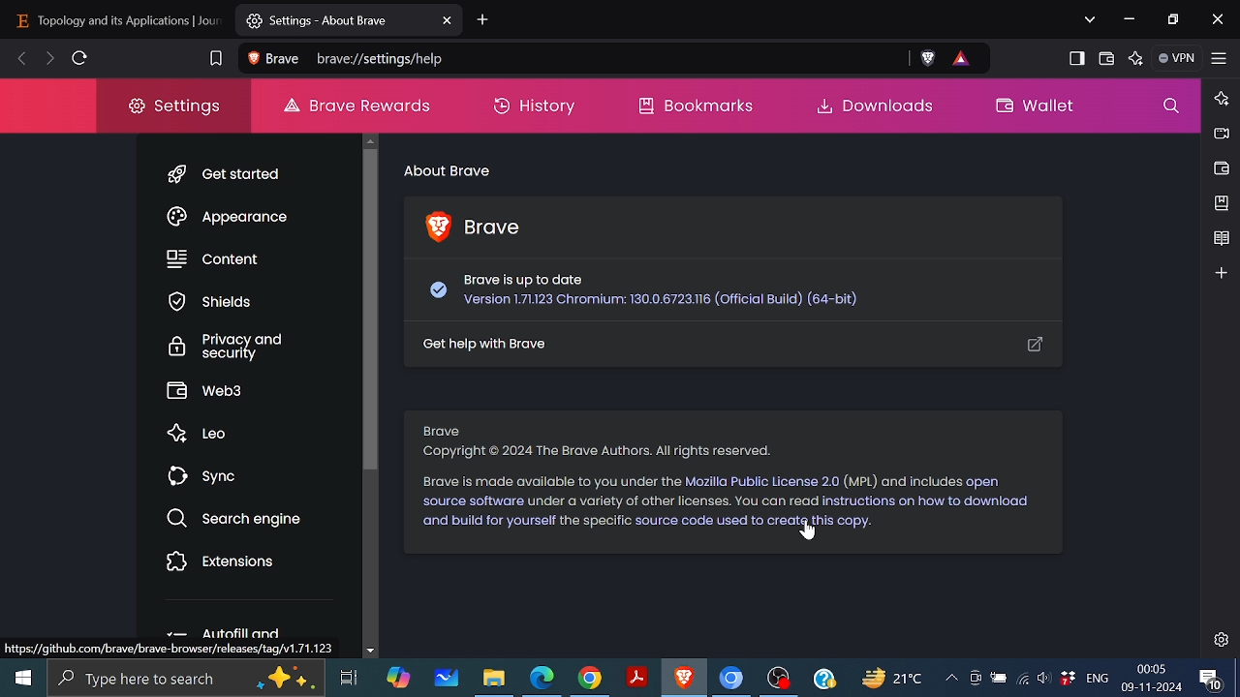 Image resolution: width=1240 pixels, height=697 pixels. I want to click on Bookmarks, so click(1220, 202).